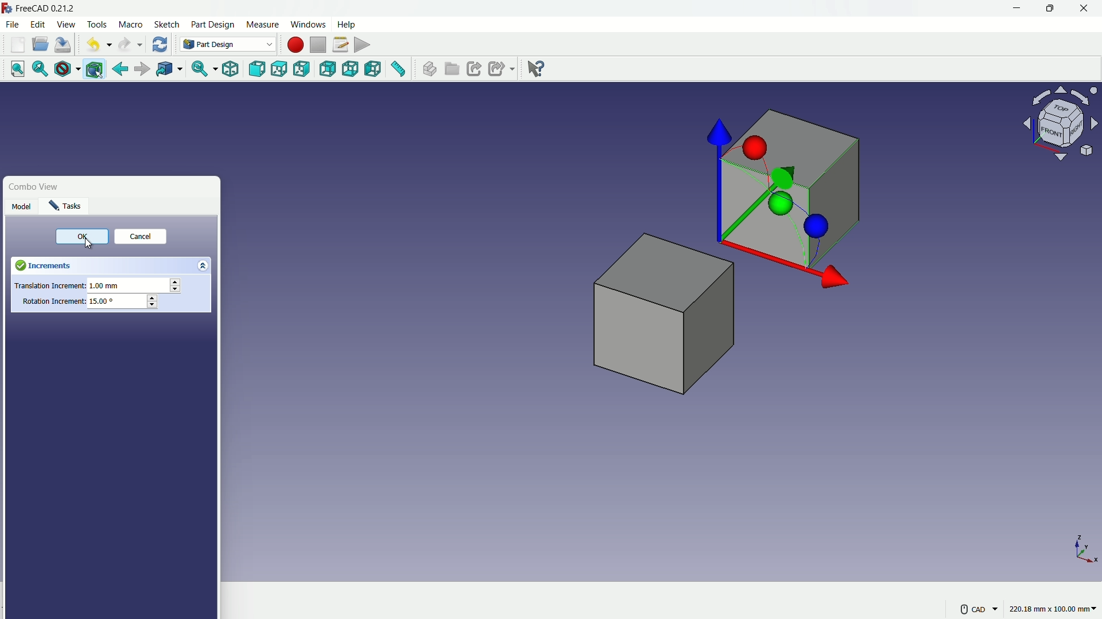 The height and width of the screenshot is (619, 1102). I want to click on file, so click(12, 23).